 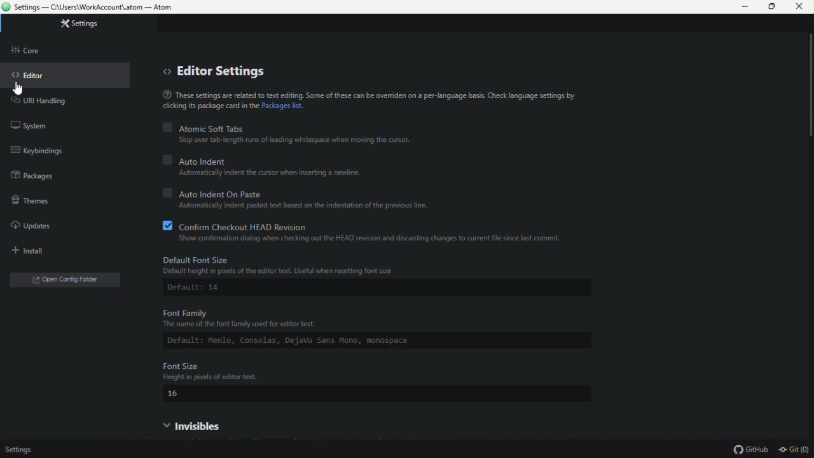 What do you see at coordinates (314, 342) in the screenshot?
I see `Default: Menlo, Consolas, DejaVu Sans Mono, monospace` at bounding box center [314, 342].